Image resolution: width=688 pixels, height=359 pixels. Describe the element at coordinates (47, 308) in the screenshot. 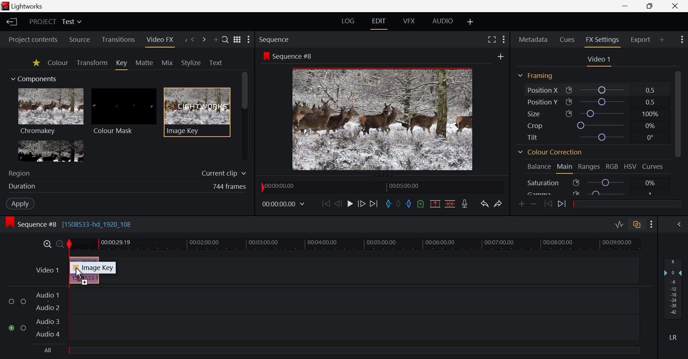

I see `Audio 2` at that location.